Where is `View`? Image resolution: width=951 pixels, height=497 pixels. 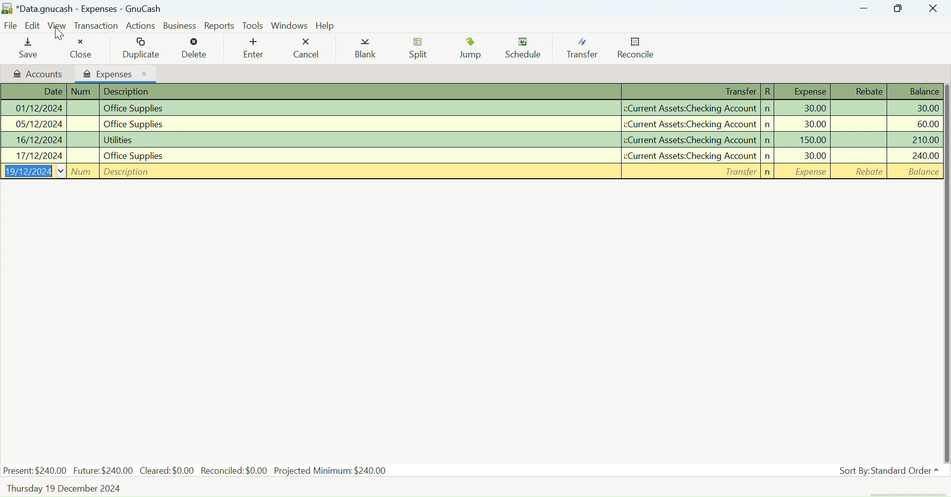 View is located at coordinates (57, 27).